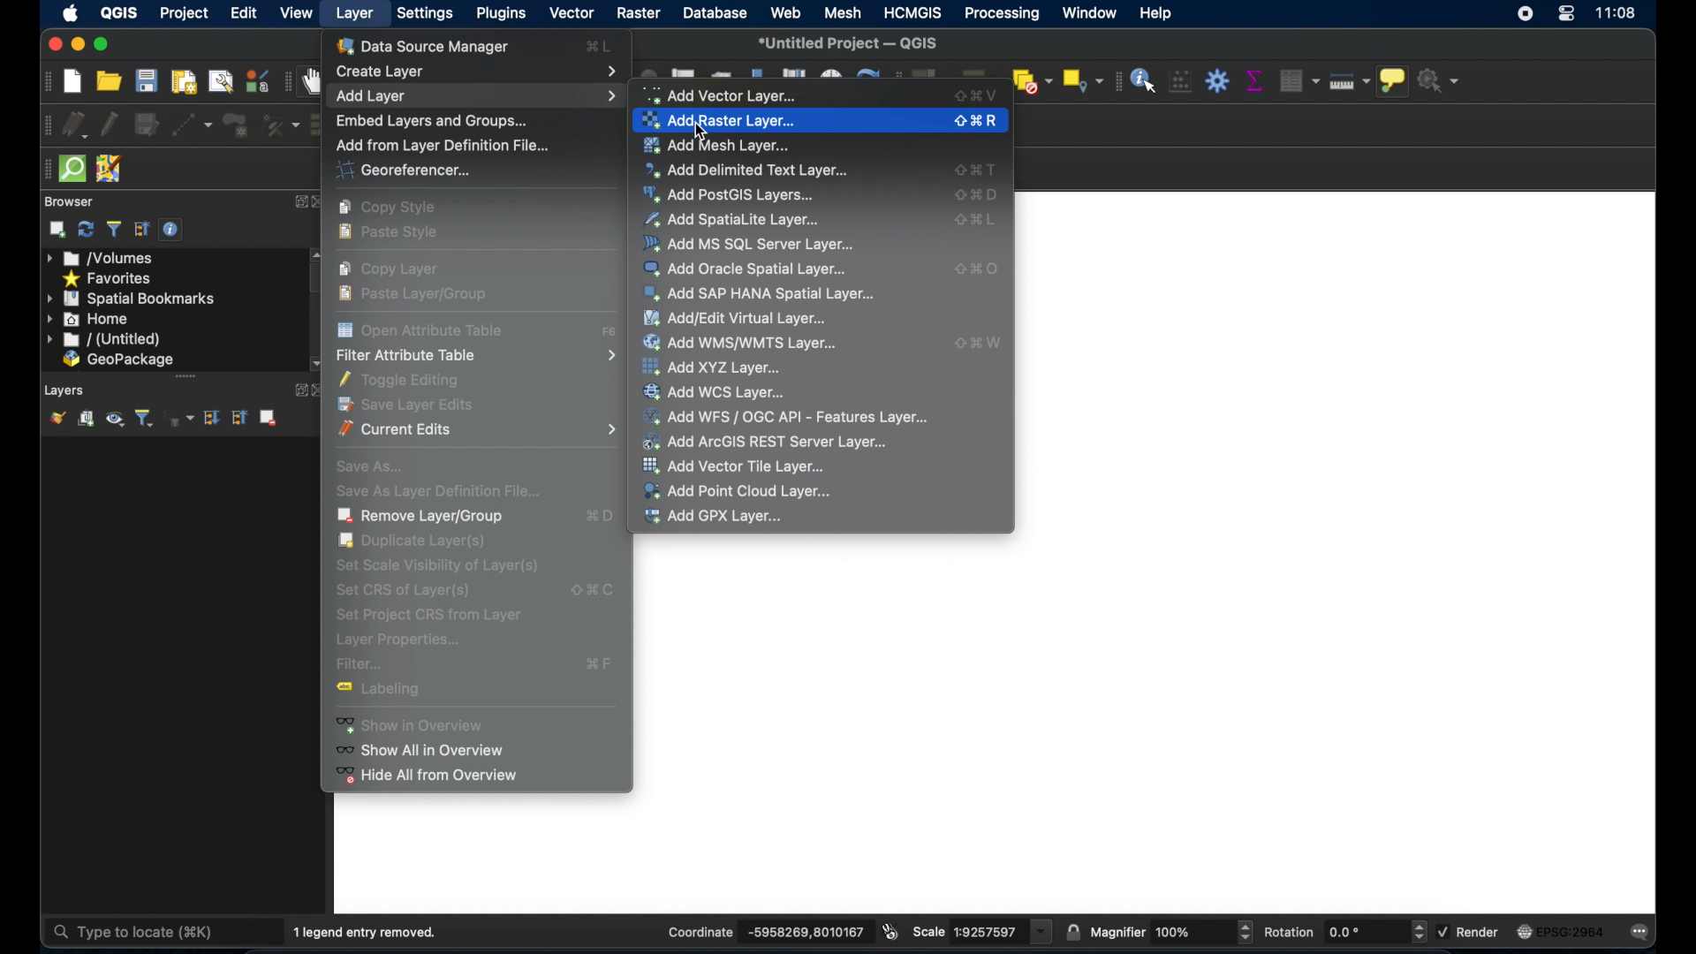 Image resolution: width=1696 pixels, height=954 pixels. I want to click on paste style, so click(394, 234).